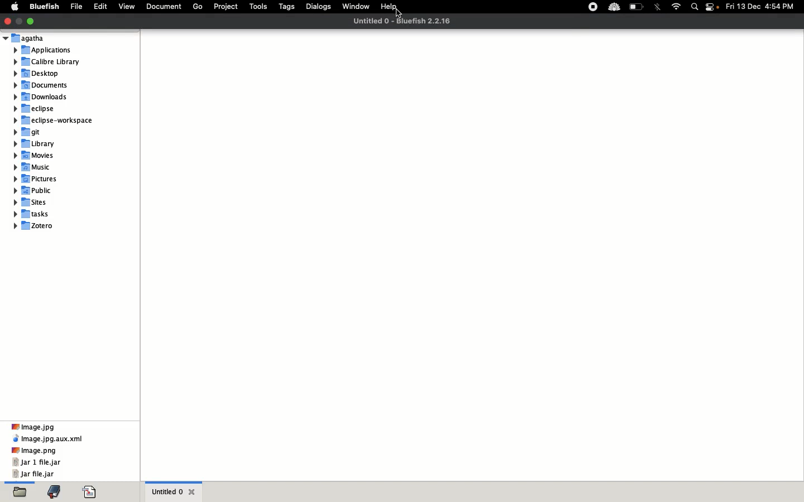 Image resolution: width=804 pixels, height=502 pixels. I want to click on music, so click(35, 167).